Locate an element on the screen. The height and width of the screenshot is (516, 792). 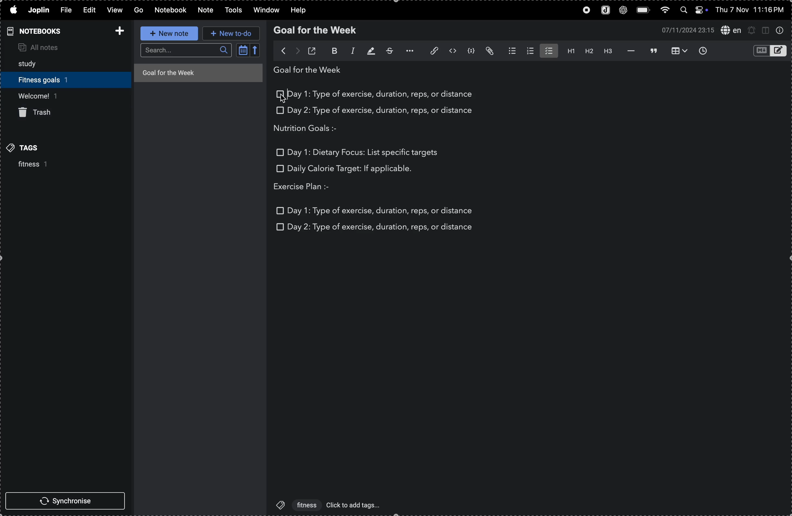
options is located at coordinates (408, 51).